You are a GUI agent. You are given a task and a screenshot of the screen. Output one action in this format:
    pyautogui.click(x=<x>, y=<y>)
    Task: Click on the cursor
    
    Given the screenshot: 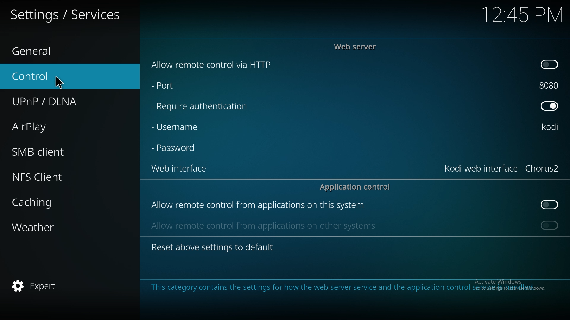 What is the action you would take?
    pyautogui.click(x=60, y=81)
    